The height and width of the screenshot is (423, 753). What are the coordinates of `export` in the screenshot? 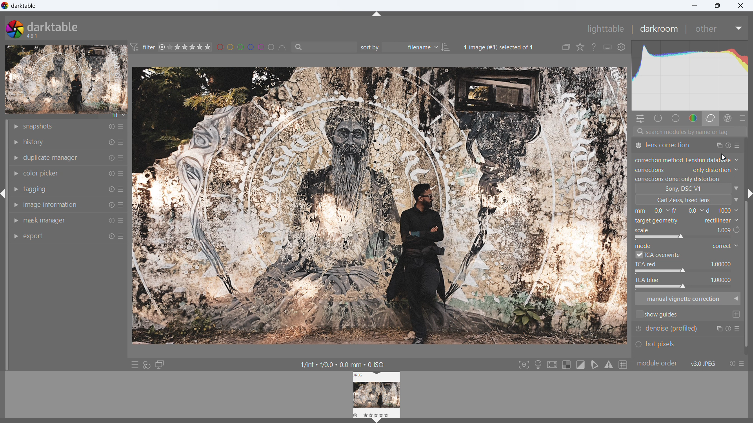 It's located at (34, 236).